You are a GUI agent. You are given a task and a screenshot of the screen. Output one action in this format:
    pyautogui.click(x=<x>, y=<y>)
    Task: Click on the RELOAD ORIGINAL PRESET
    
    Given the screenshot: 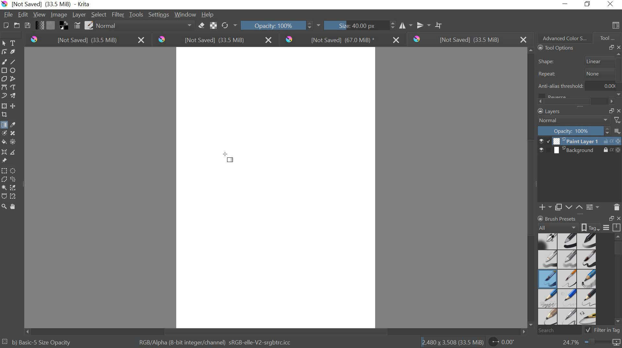 What is the action you would take?
    pyautogui.click(x=231, y=25)
    